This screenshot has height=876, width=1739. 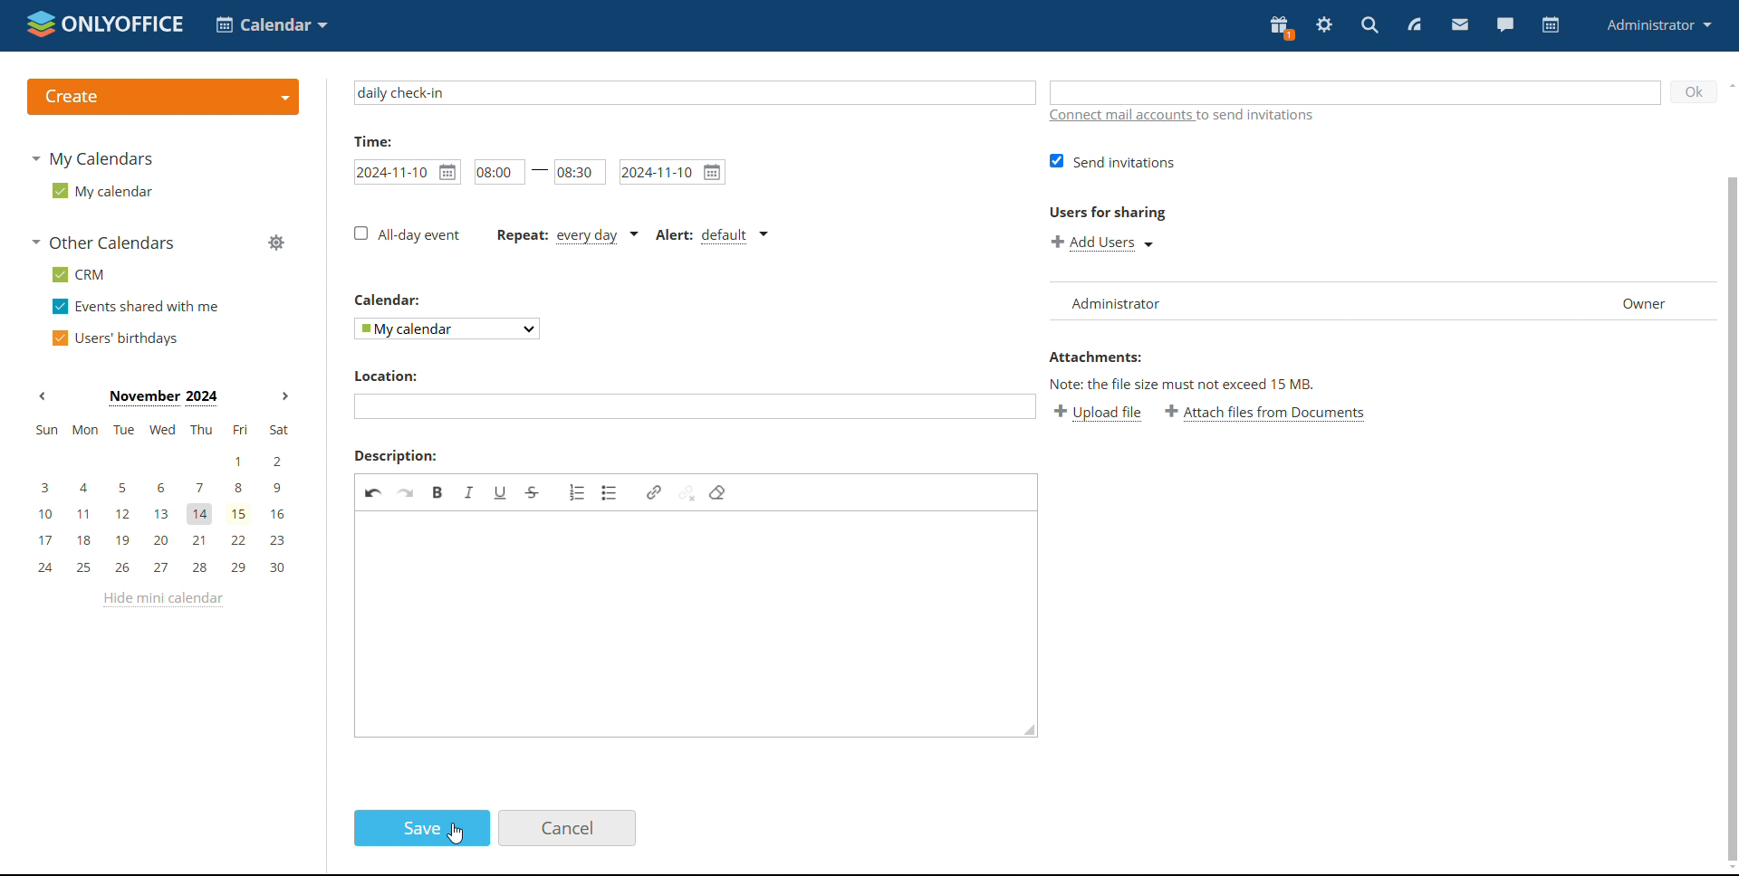 I want to click on present, so click(x=1280, y=27).